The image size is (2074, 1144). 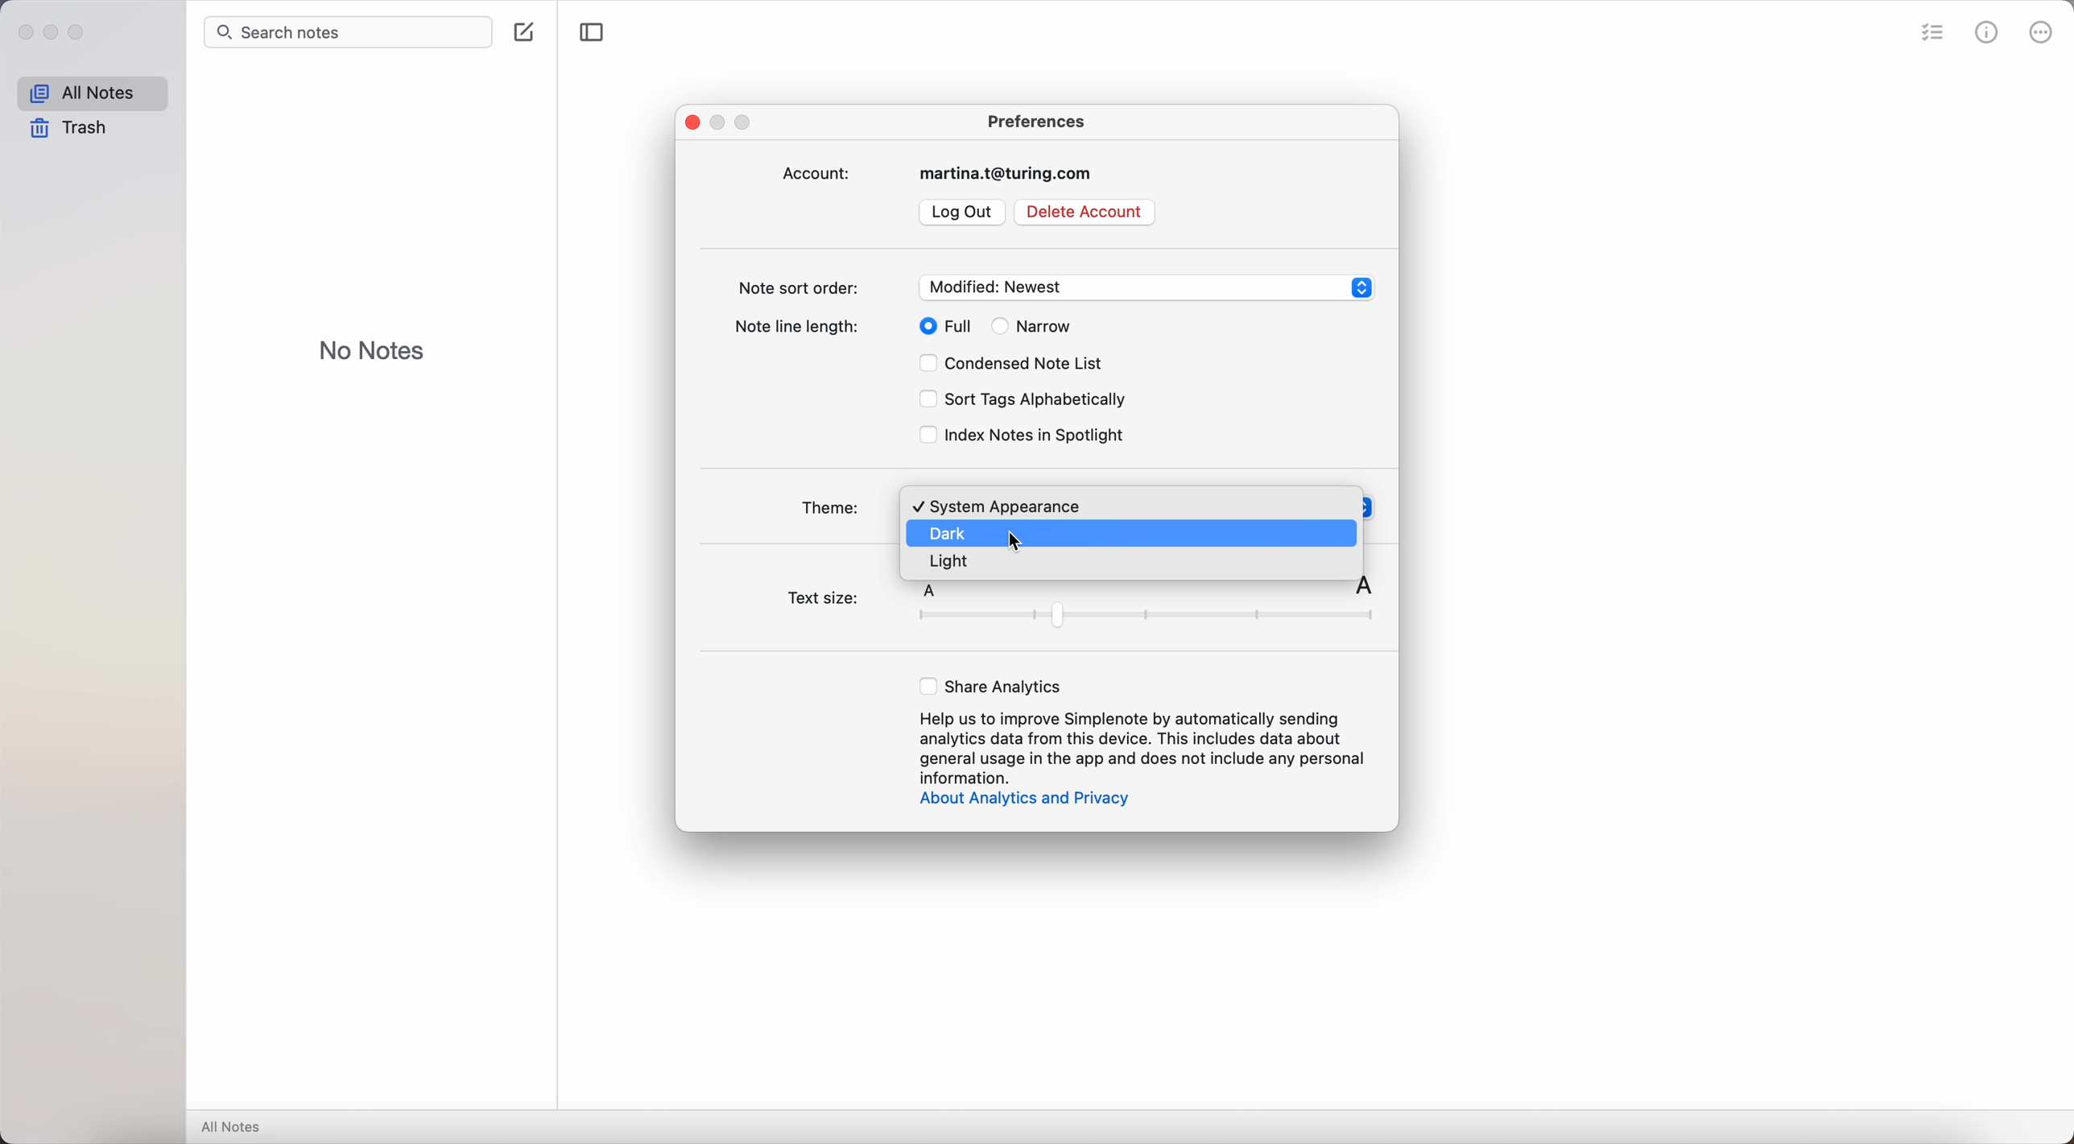 What do you see at coordinates (943, 173) in the screenshot?
I see `account` at bounding box center [943, 173].